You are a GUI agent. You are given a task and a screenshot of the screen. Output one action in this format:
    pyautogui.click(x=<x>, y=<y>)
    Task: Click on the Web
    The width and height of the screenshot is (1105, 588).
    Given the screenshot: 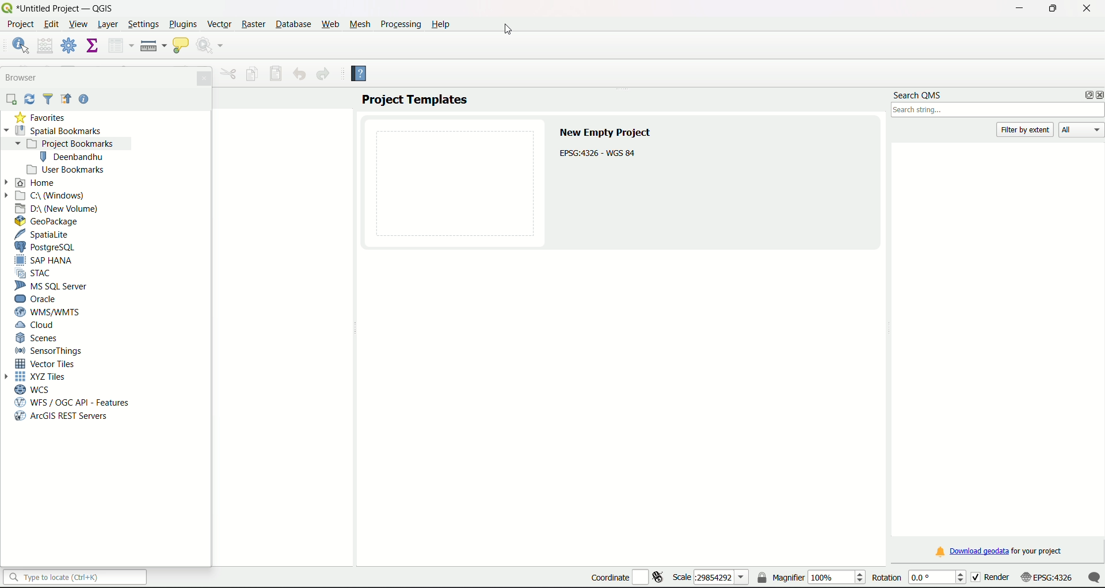 What is the action you would take?
    pyautogui.click(x=330, y=24)
    